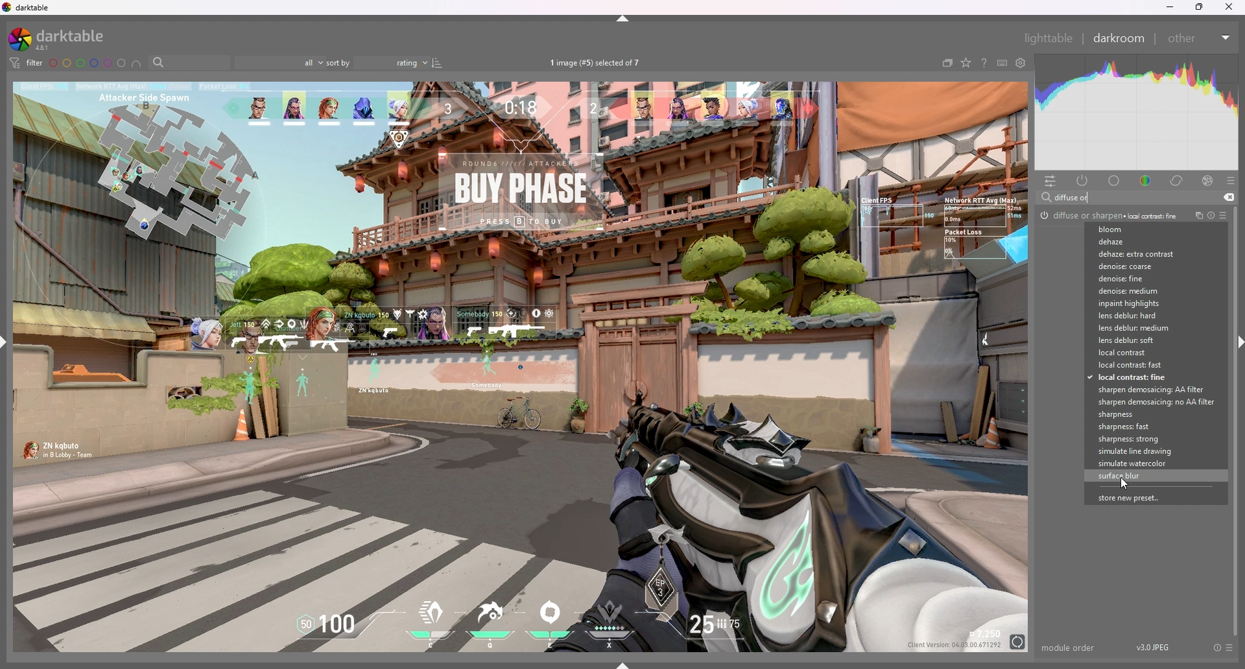  I want to click on local contrast fine, so click(1149, 378).